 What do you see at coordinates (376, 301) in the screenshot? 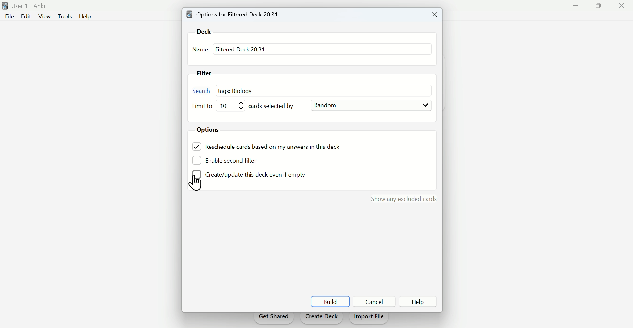
I see `` at bounding box center [376, 301].